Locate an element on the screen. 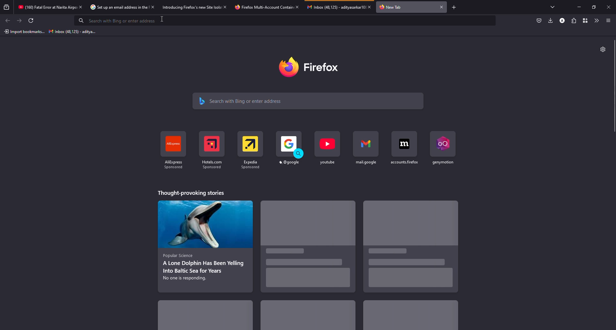 The width and height of the screenshot is (616, 330). tab is located at coordinates (391, 7).